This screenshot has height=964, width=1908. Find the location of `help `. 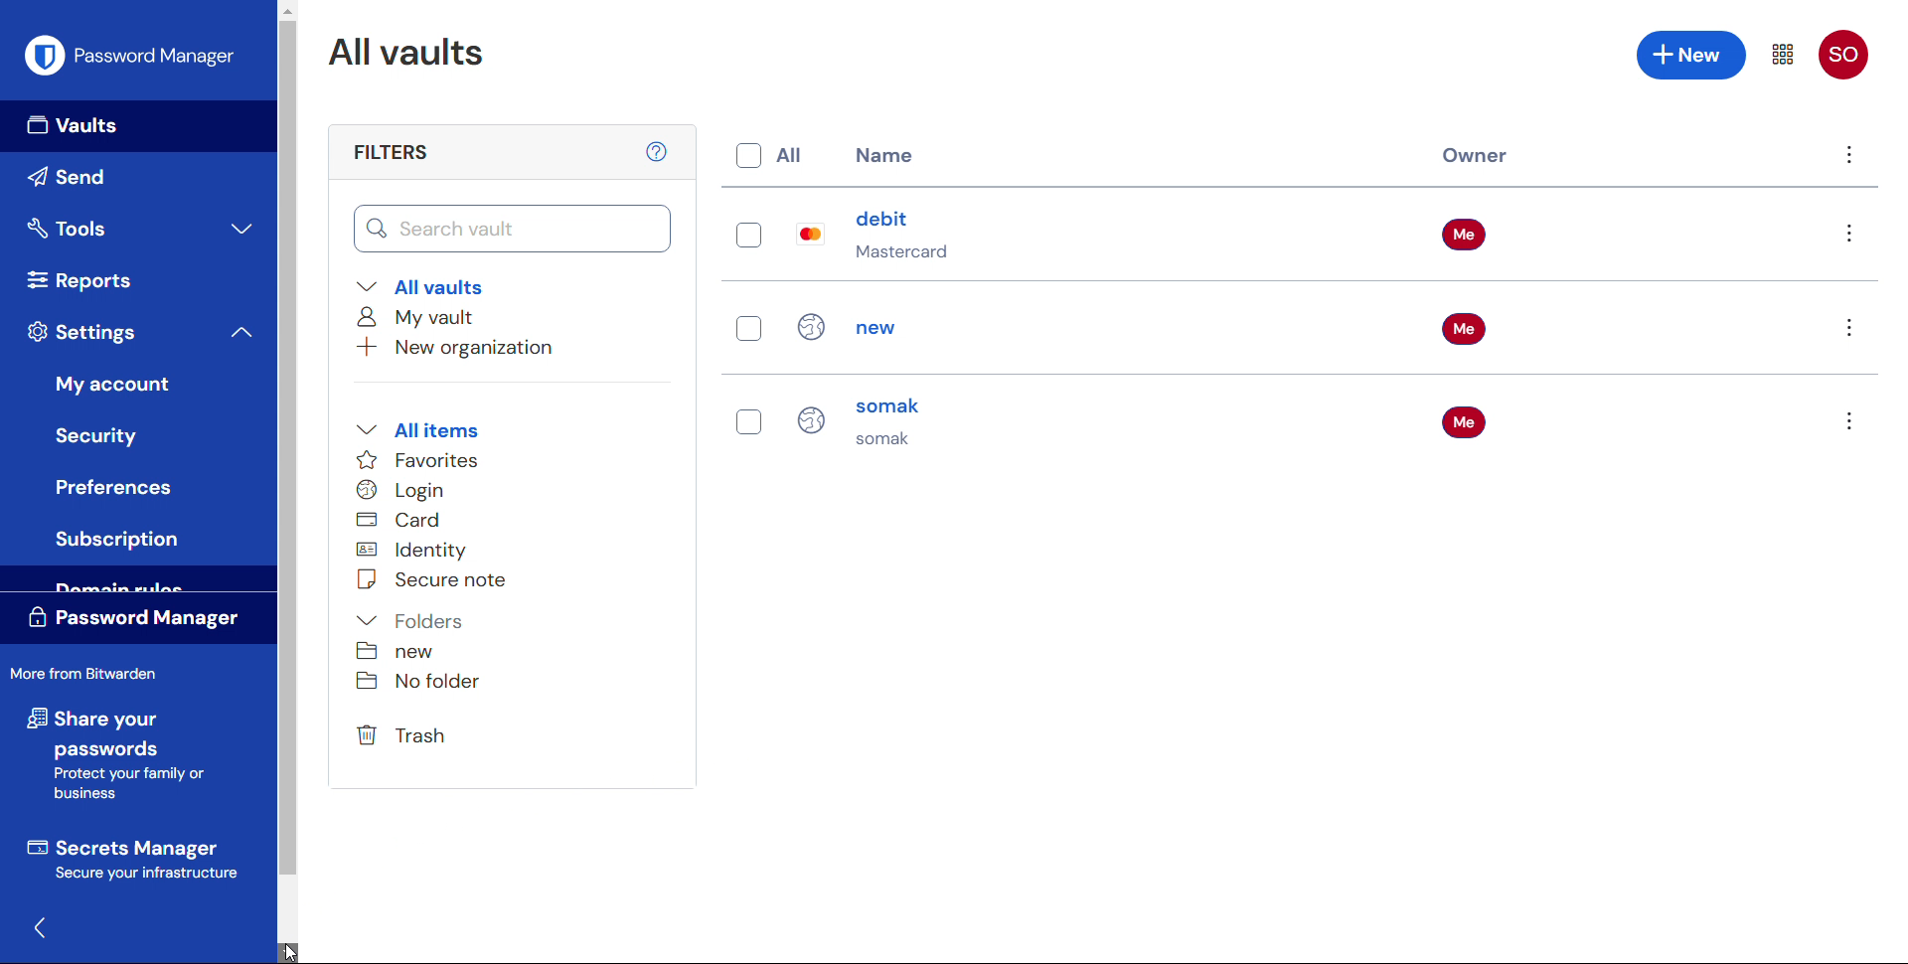

help  is located at coordinates (656, 152).